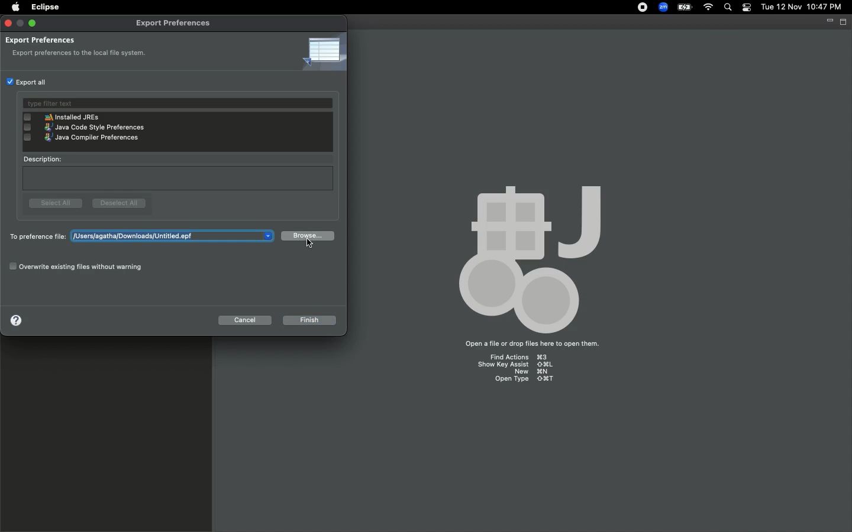 The height and width of the screenshot is (532, 852). Describe the element at coordinates (801, 6) in the screenshot. I see `tue 12 nov 10:47 pm ` at that location.